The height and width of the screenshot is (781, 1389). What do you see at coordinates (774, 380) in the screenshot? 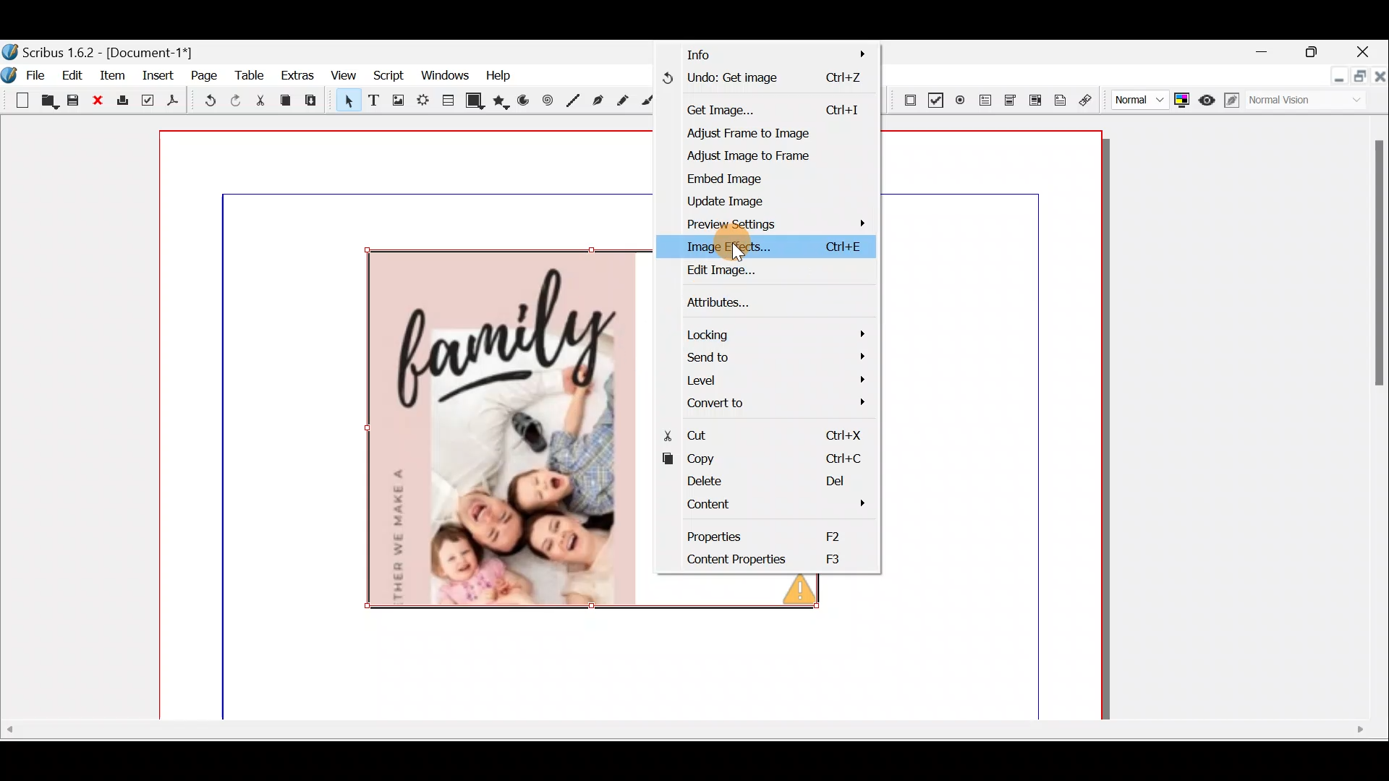
I see `Level` at bounding box center [774, 380].